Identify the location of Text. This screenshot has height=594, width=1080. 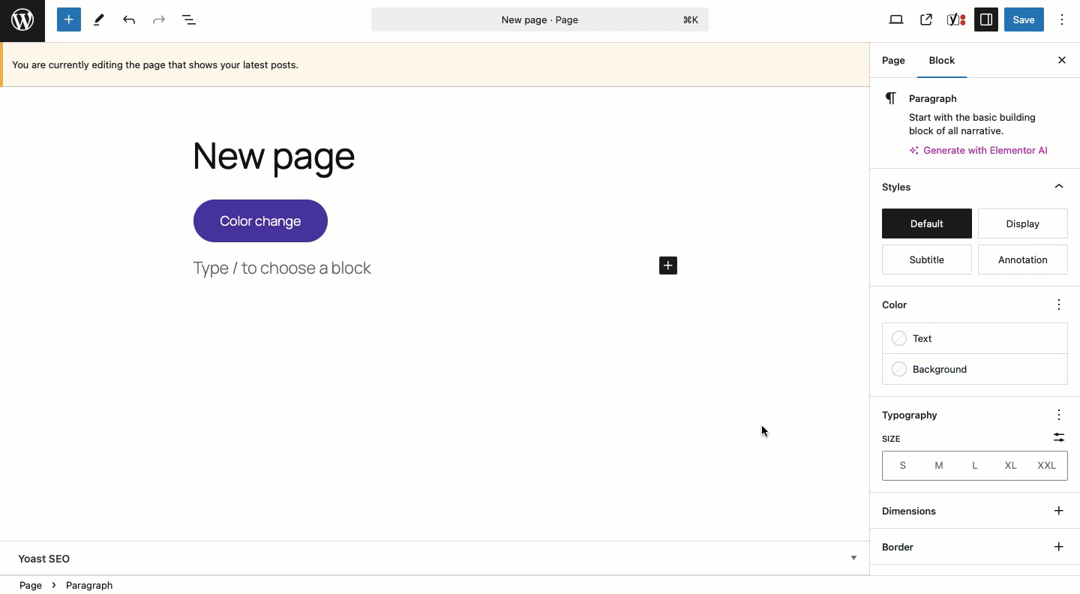
(974, 338).